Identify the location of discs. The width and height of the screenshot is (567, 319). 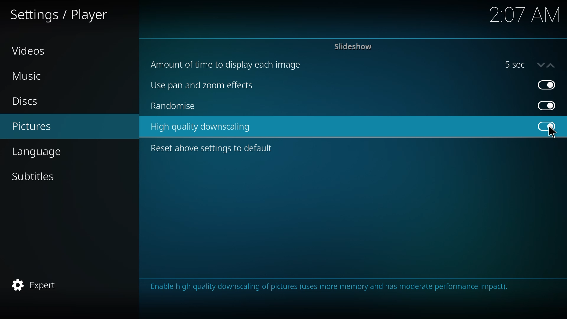
(27, 101).